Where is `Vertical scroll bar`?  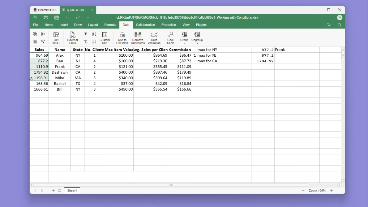
Vertical scroll bar is located at coordinates (344, 59).